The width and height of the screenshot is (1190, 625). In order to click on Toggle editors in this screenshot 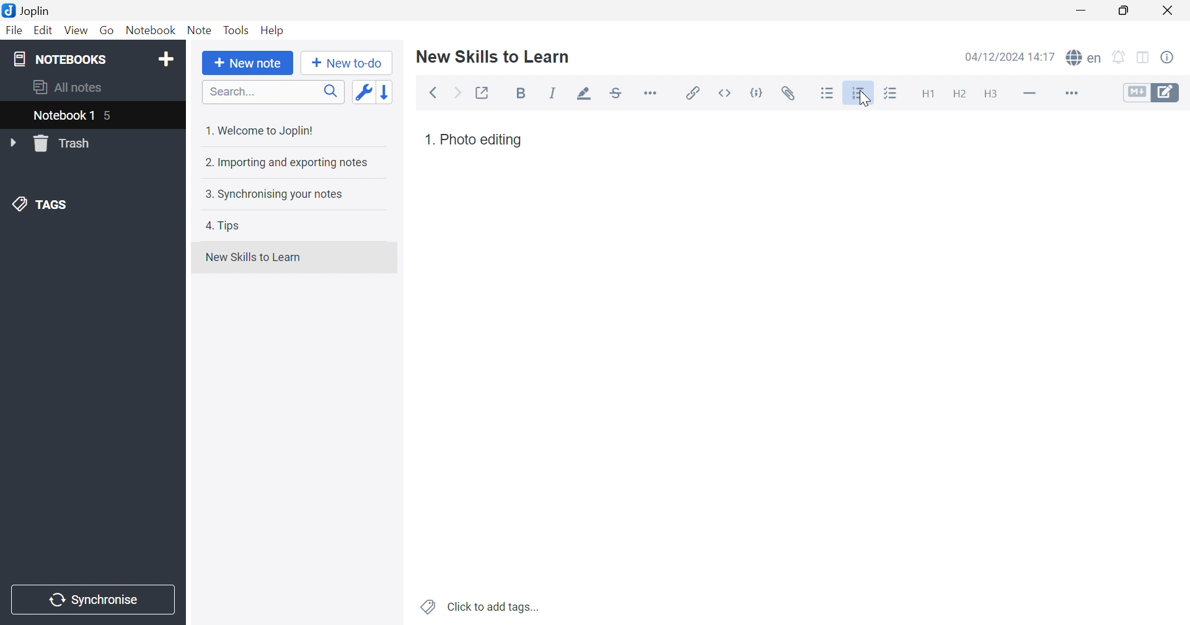, I will do `click(1152, 92)`.